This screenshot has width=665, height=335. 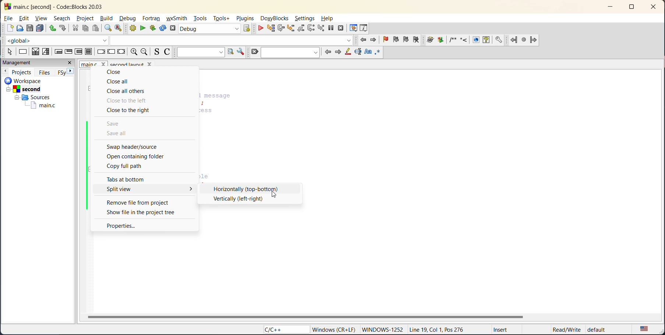 I want to click on close to the left, so click(x=129, y=101).